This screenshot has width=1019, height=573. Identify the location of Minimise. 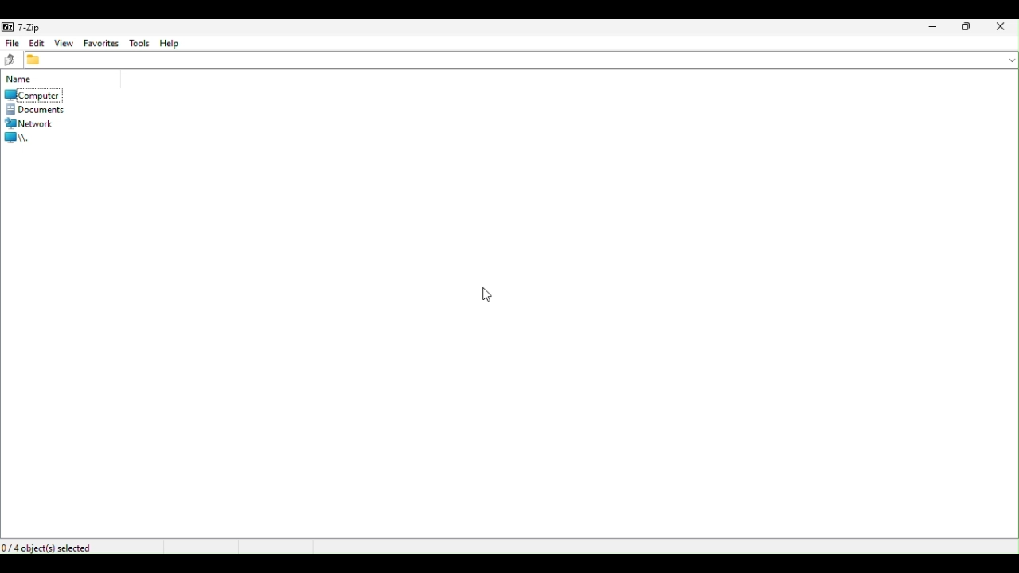
(932, 29).